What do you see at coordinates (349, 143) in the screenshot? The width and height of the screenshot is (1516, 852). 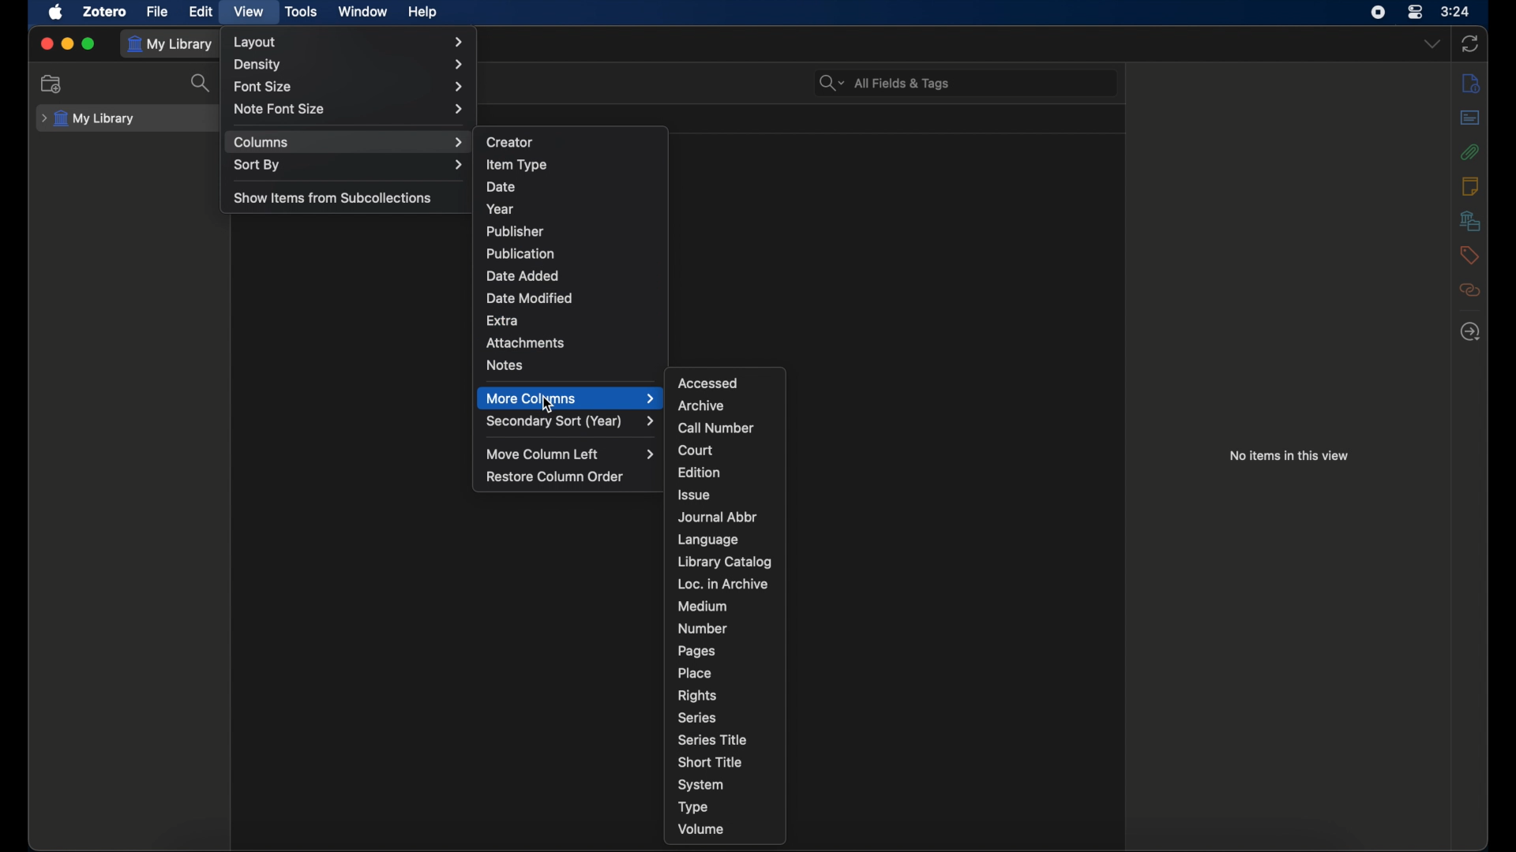 I see `columns` at bounding box center [349, 143].